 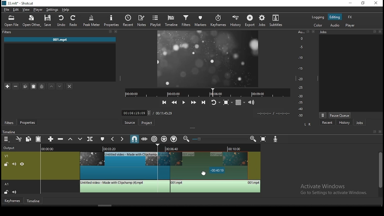 I want to click on track duration, so click(x=164, y=113).